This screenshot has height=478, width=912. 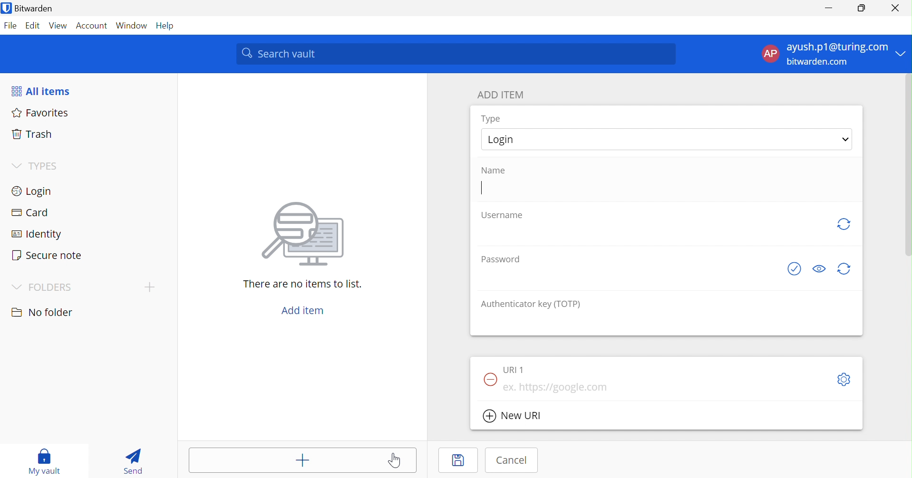 What do you see at coordinates (819, 268) in the screenshot?
I see `Toggle visibility` at bounding box center [819, 268].